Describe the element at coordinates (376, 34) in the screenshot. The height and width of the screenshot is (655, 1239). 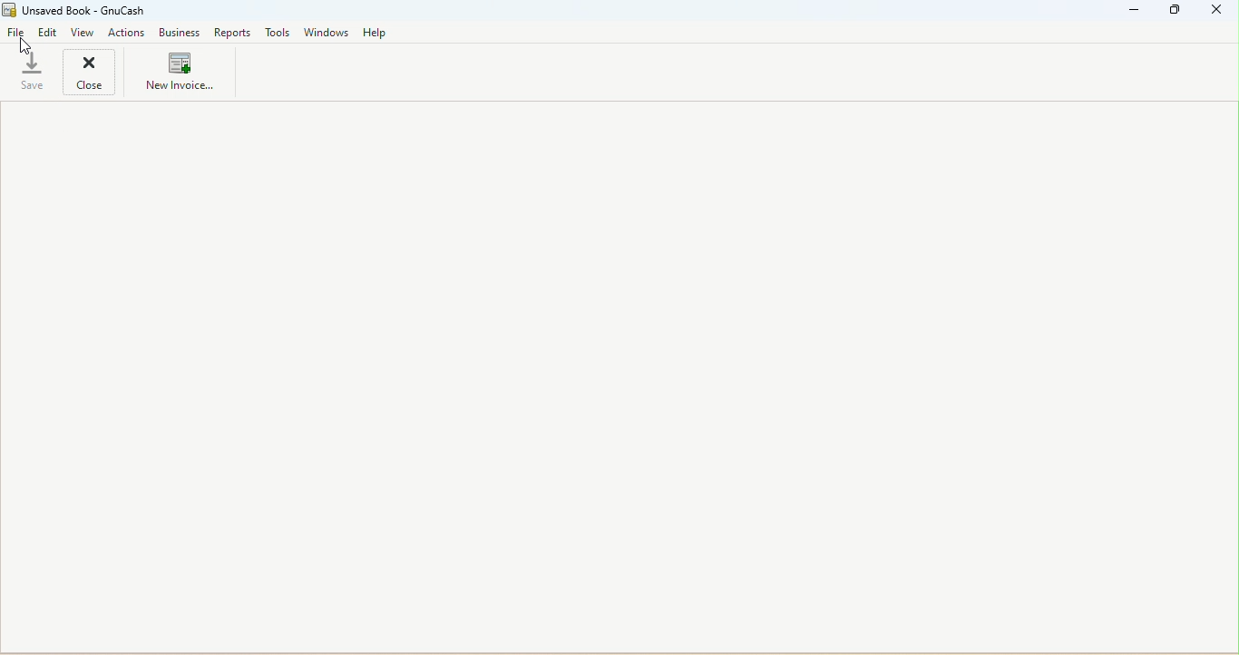
I see `Help` at that location.